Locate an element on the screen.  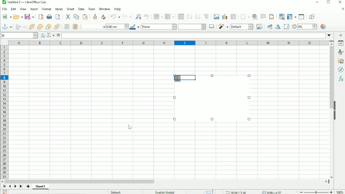
Sheet1 is located at coordinates (42, 186).